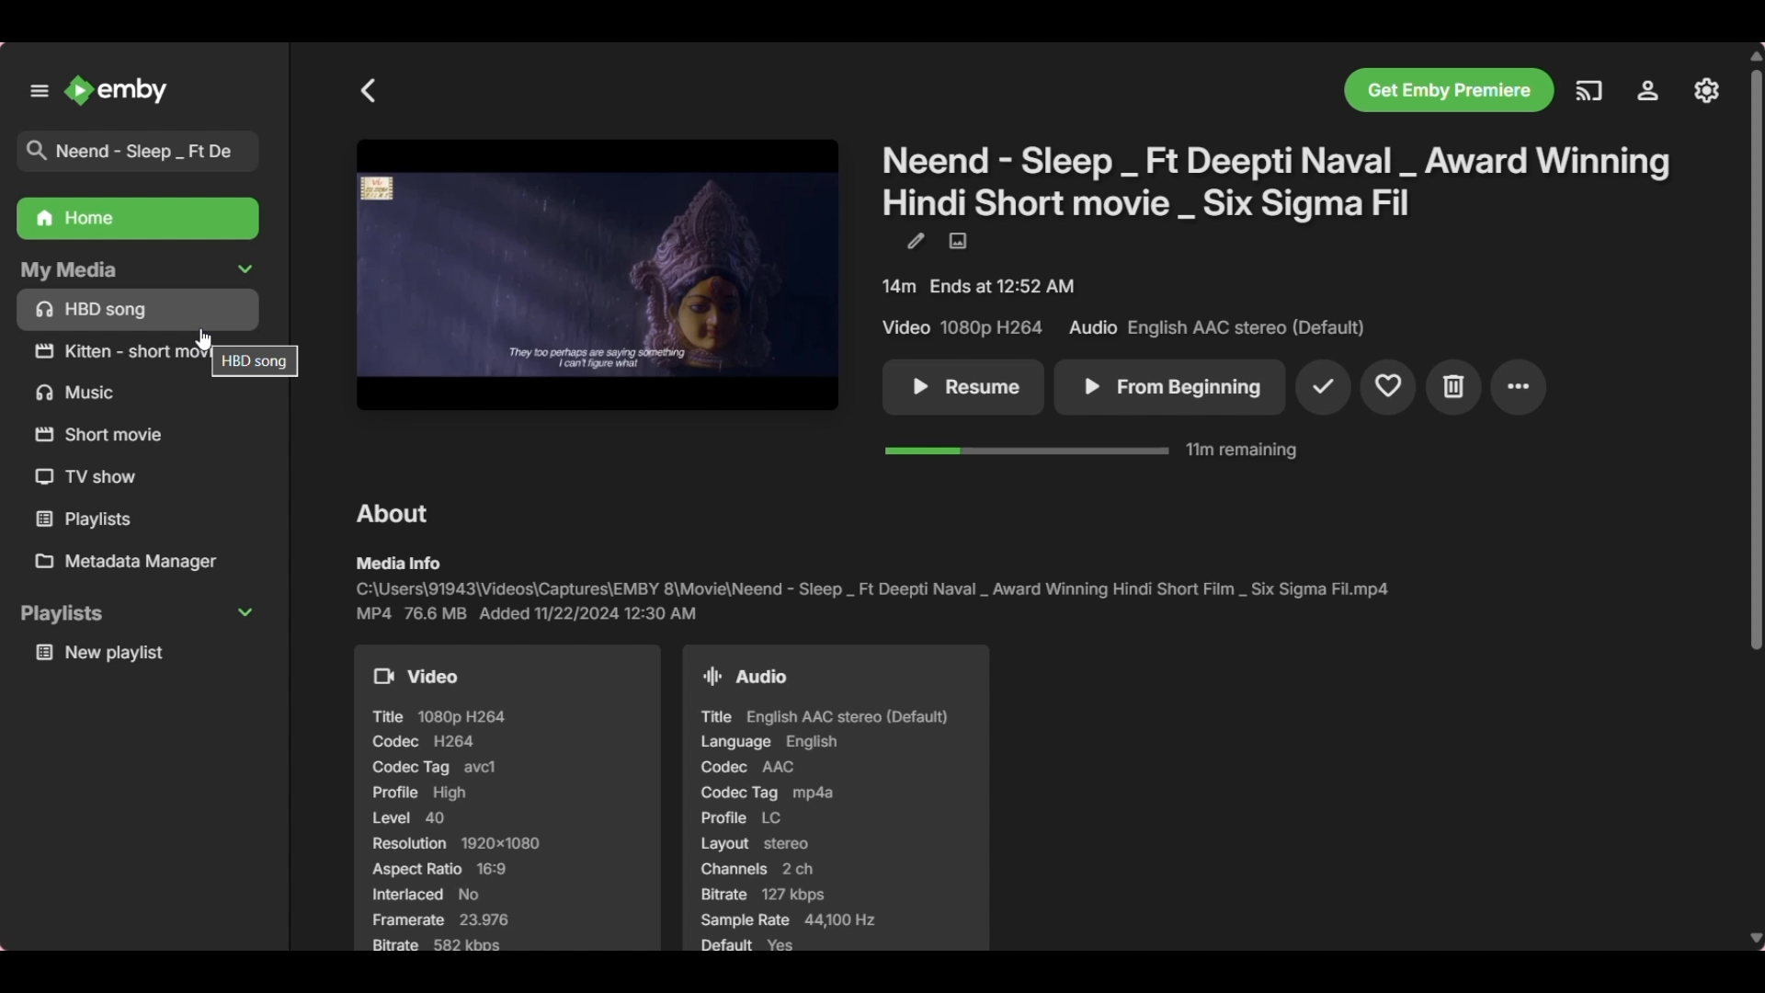  Describe the element at coordinates (1324, 387) in the screenshot. I see `Mark played` at that location.